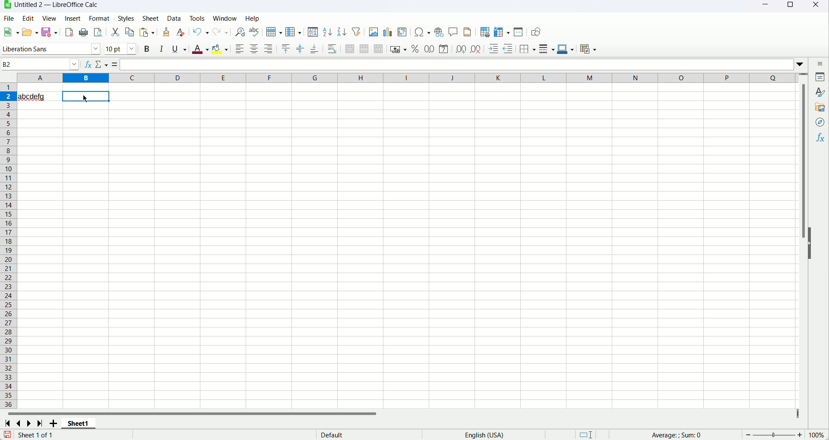 Image resolution: width=829 pixels, height=440 pixels. I want to click on new, so click(12, 31).